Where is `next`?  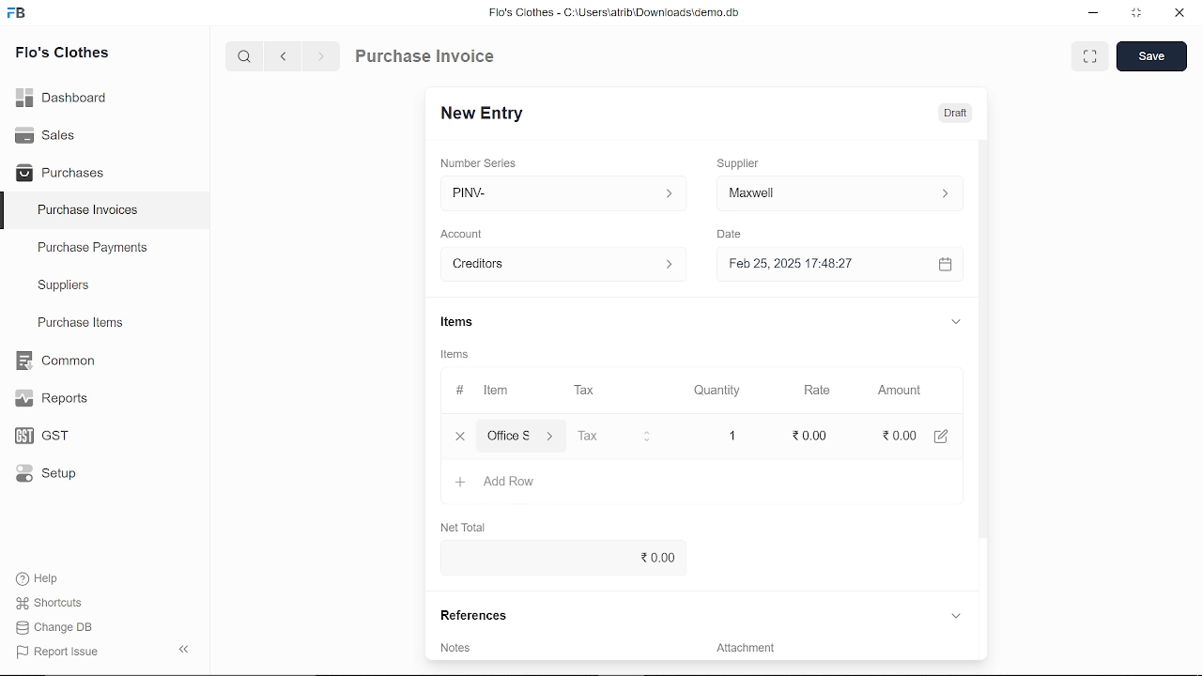
next is located at coordinates (321, 59).